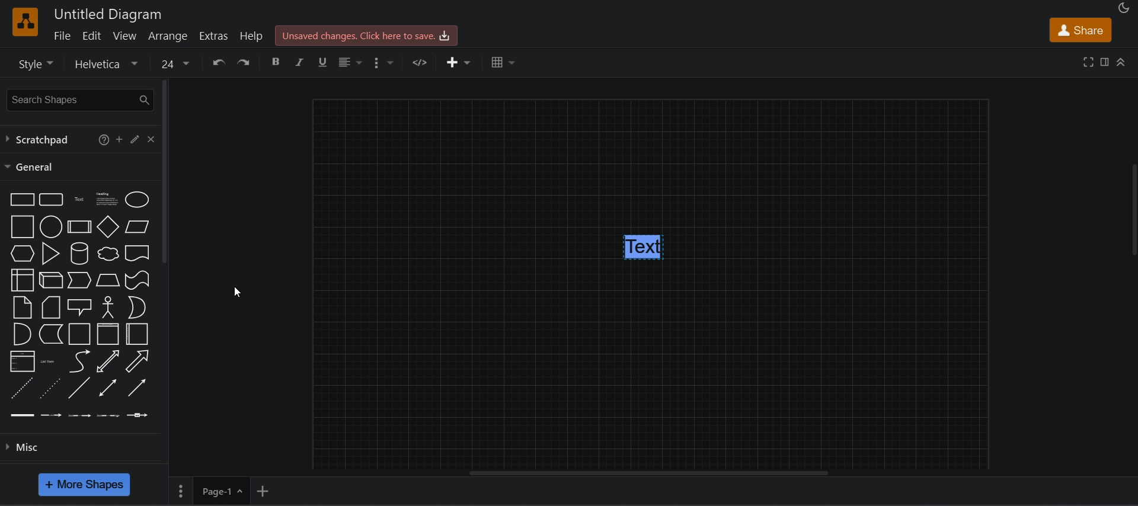 This screenshot has width=1138, height=506. I want to click on Text, so click(79, 200).